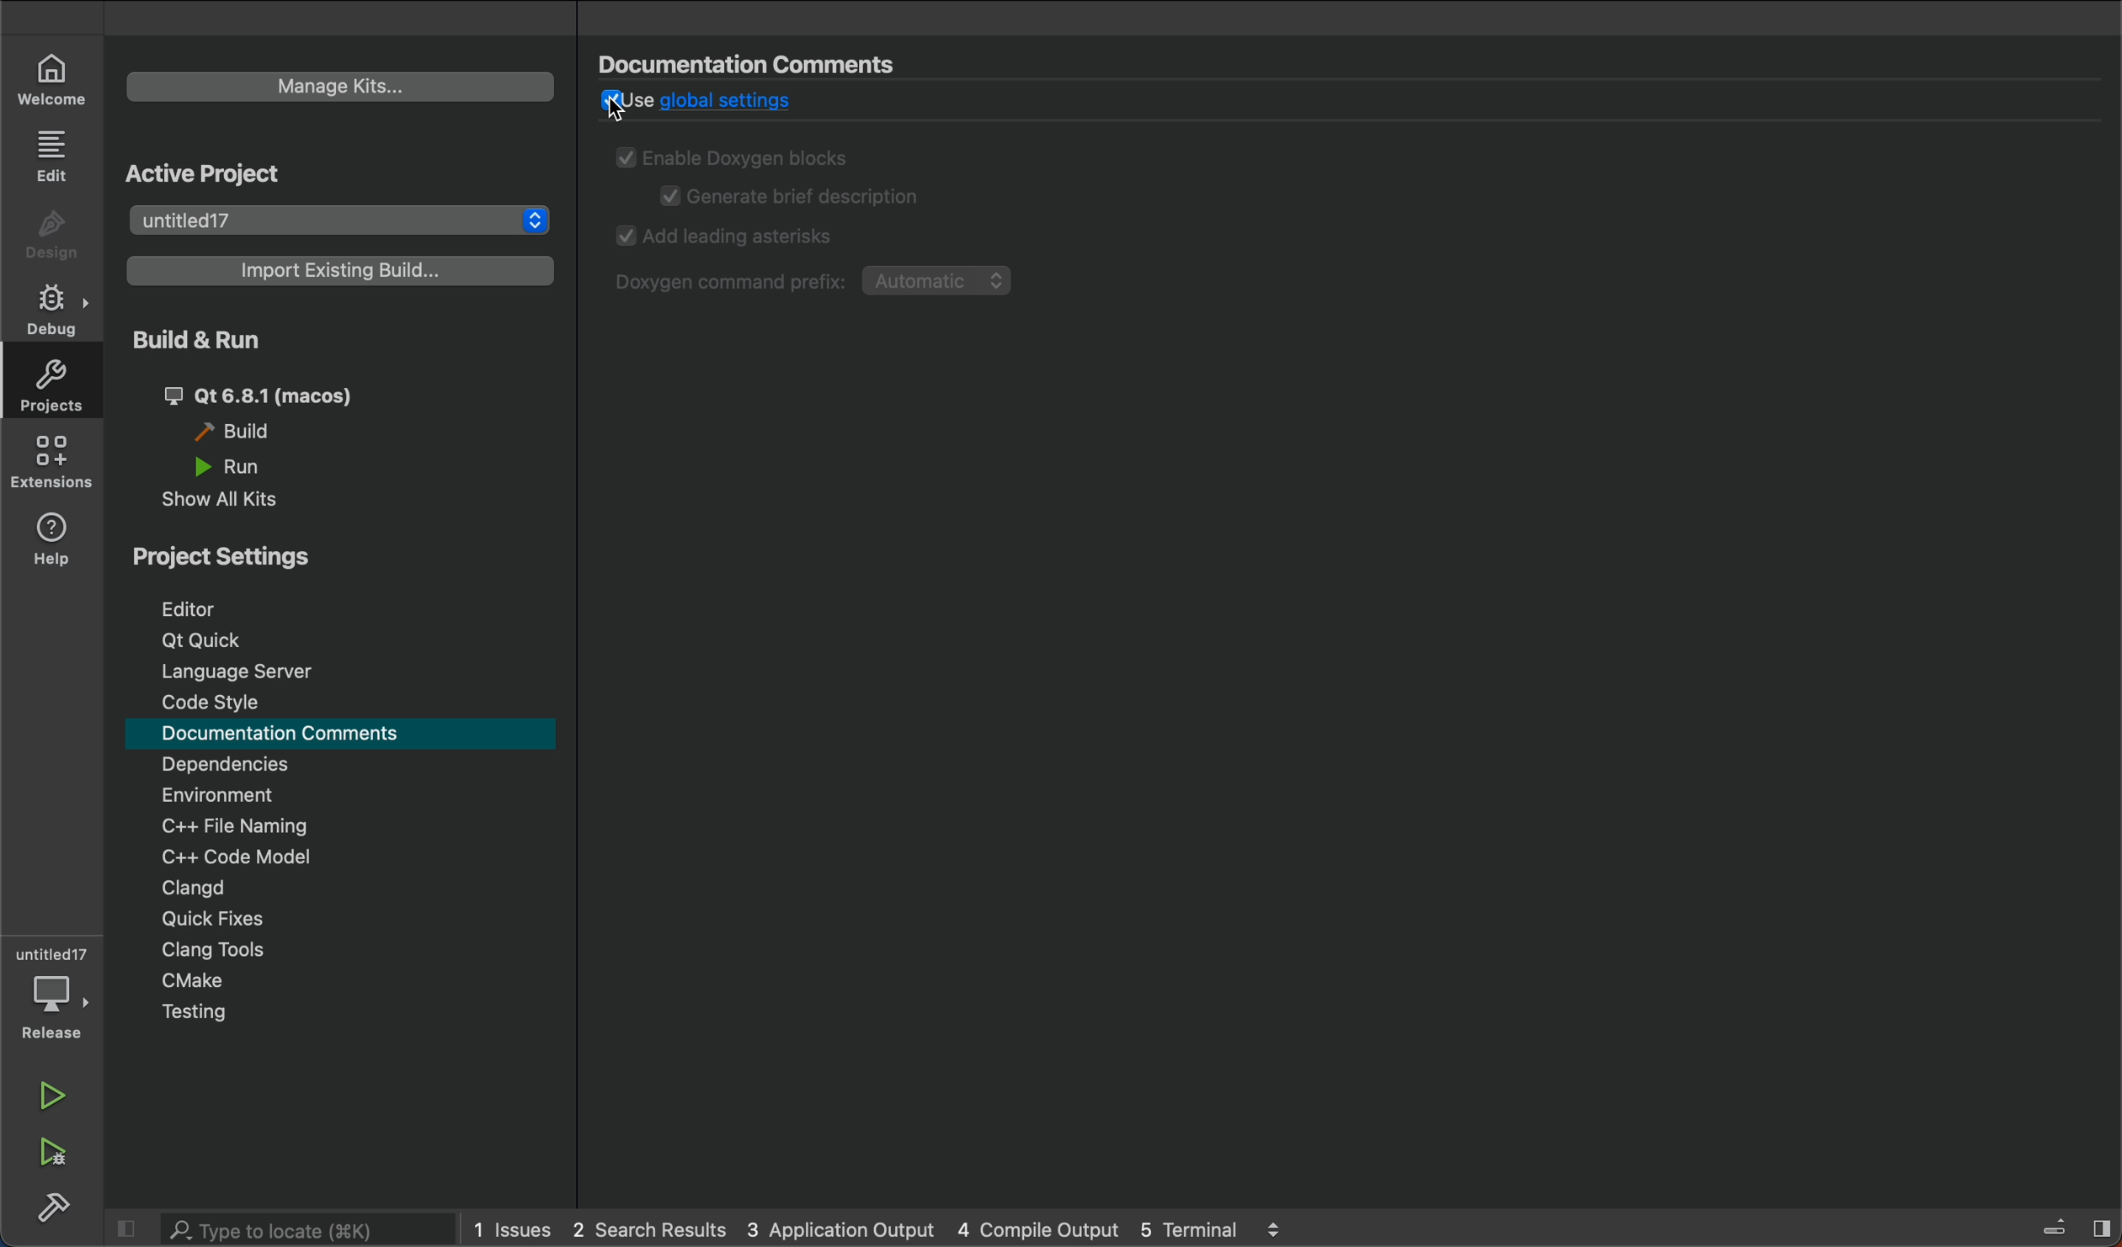  Describe the element at coordinates (343, 88) in the screenshot. I see `manage kits` at that location.